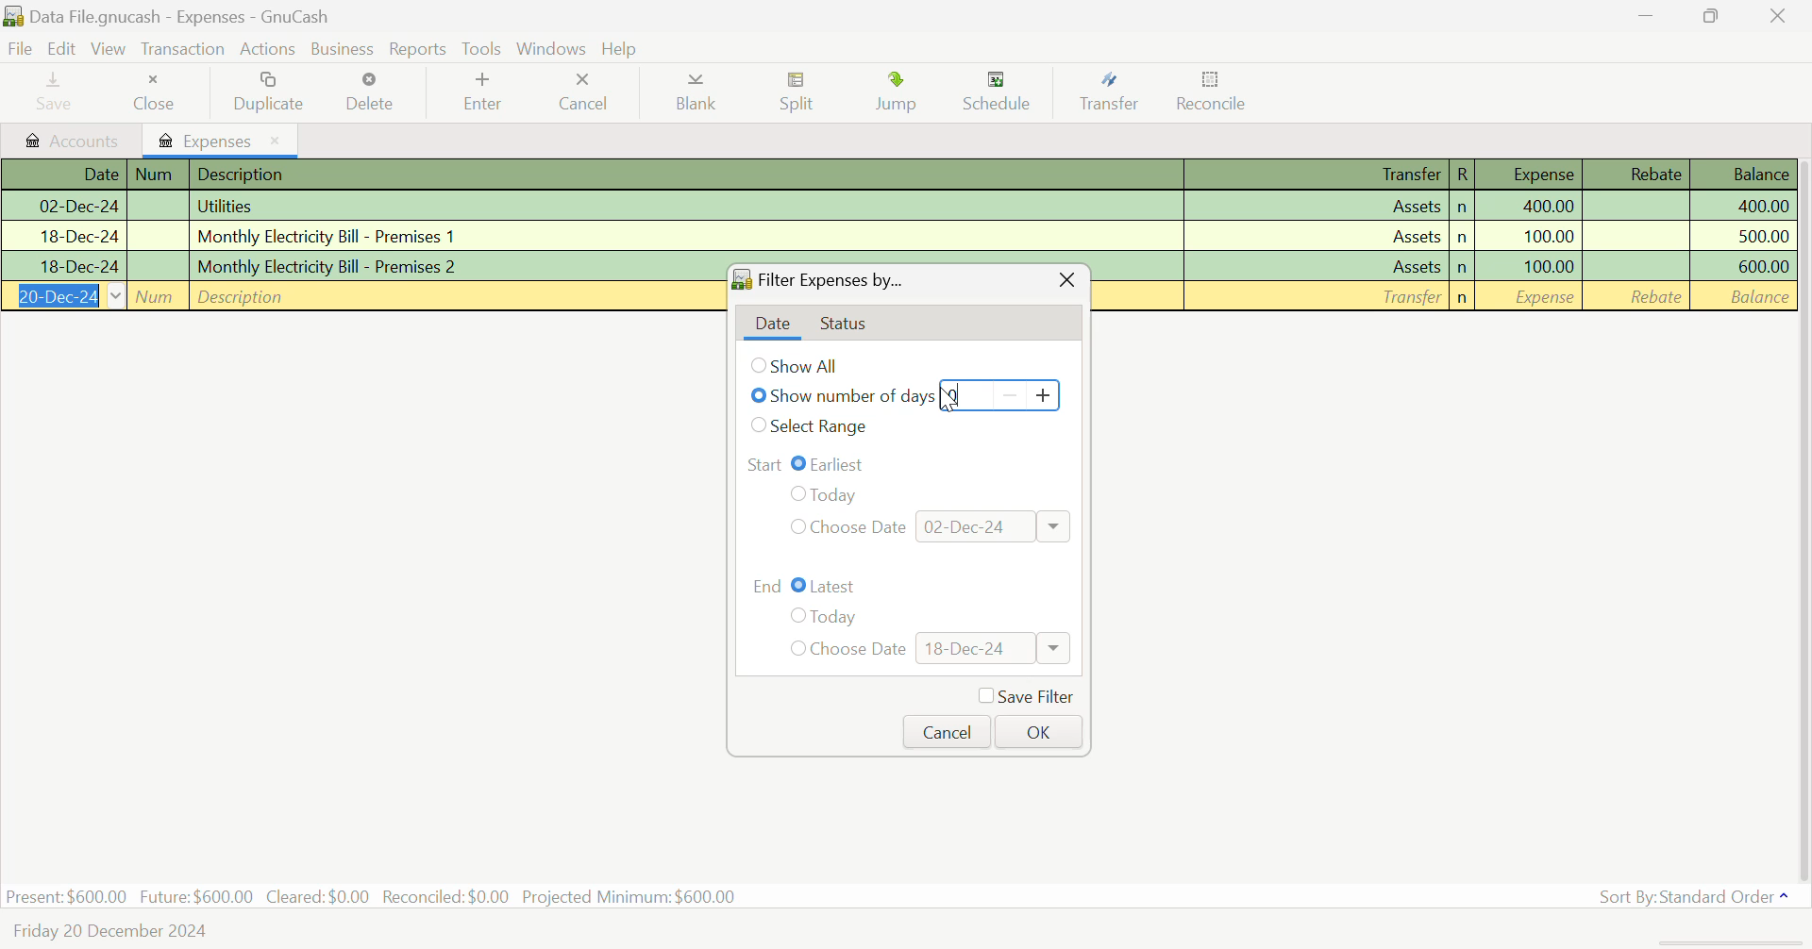 This screenshot has height=949, width=1812. I want to click on Cancel, so click(588, 94).